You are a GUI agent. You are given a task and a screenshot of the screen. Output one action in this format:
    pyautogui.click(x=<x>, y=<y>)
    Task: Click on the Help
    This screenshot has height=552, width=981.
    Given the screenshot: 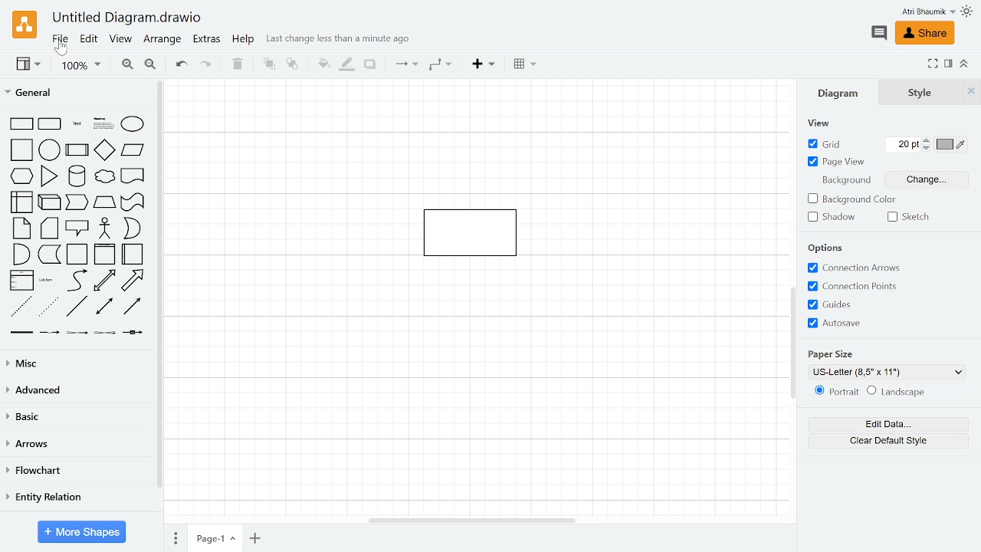 What is the action you would take?
    pyautogui.click(x=245, y=41)
    